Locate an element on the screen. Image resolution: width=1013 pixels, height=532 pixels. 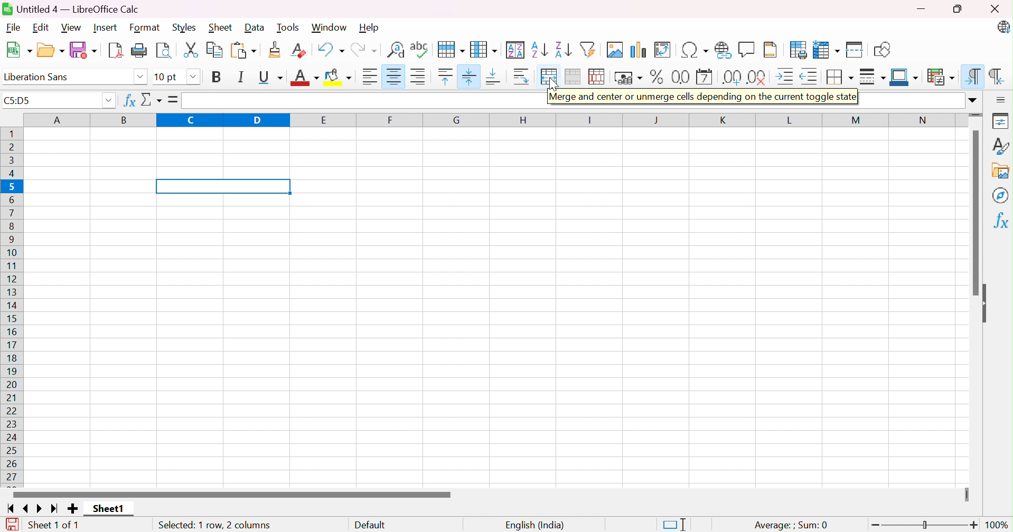
Column Name is located at coordinates (493, 120).